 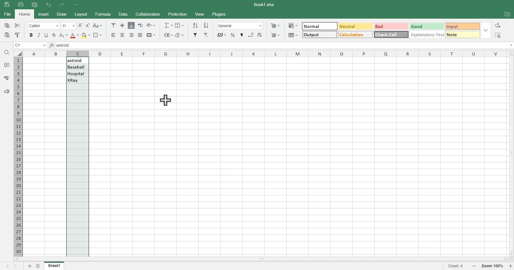 I want to click on Decrease Decimal, so click(x=251, y=35).